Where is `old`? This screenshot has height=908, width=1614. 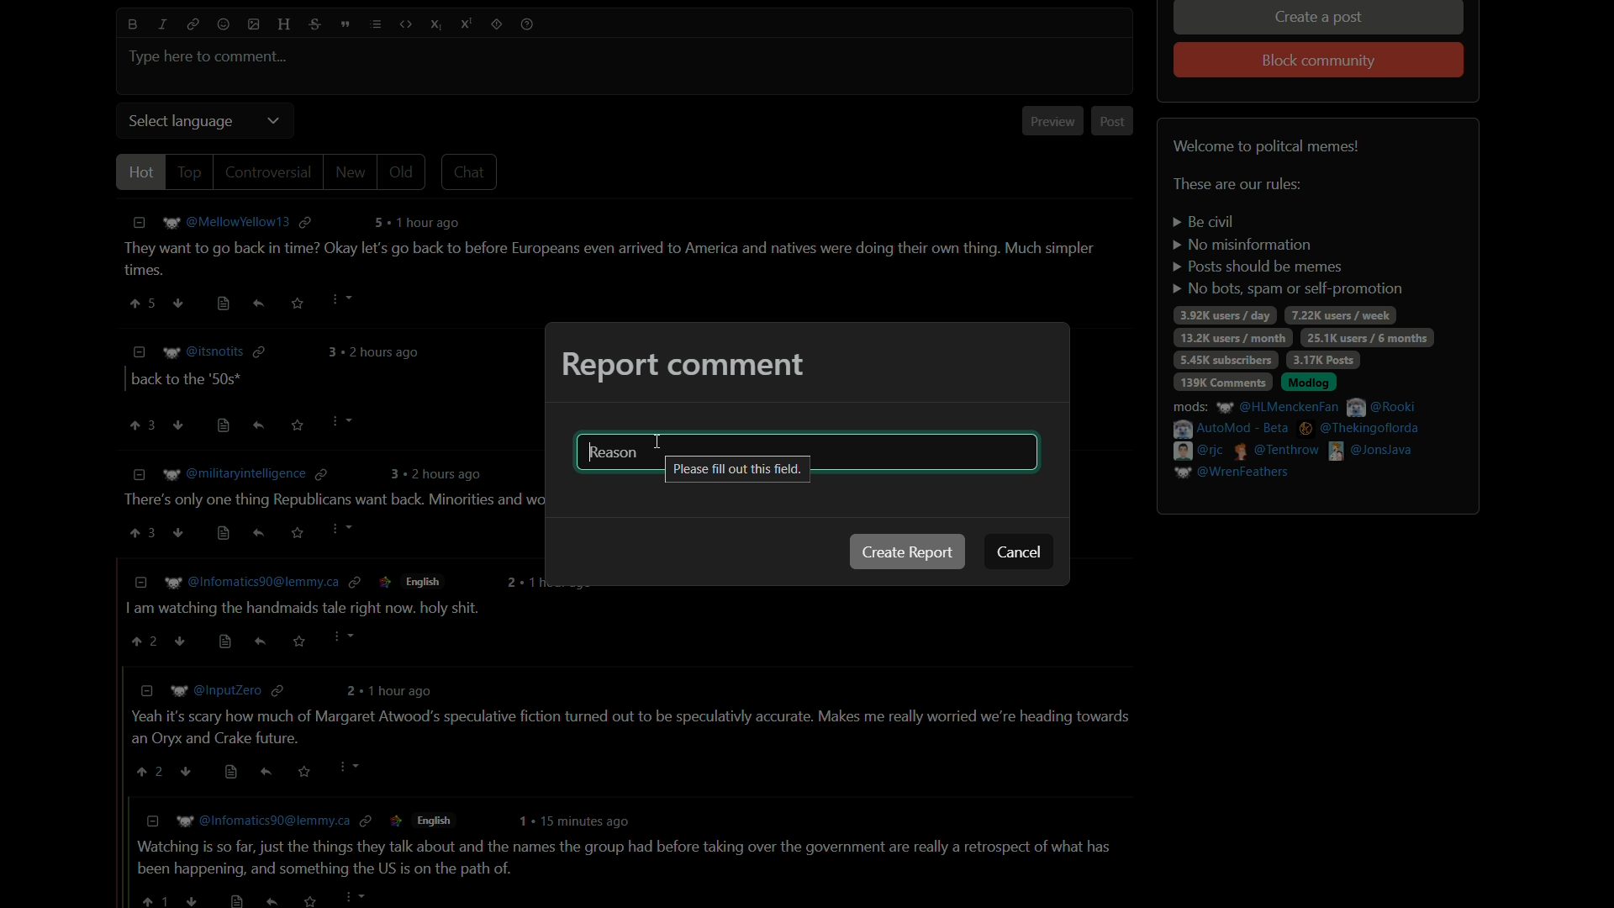 old is located at coordinates (404, 172).